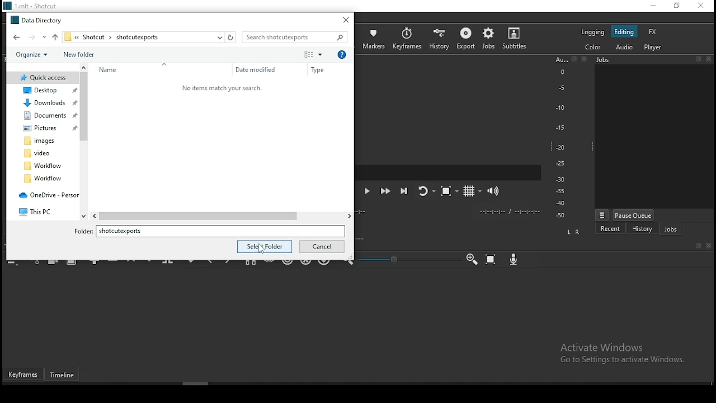 This screenshot has height=403, width=716. What do you see at coordinates (298, 38) in the screenshot?
I see `search` at bounding box center [298, 38].